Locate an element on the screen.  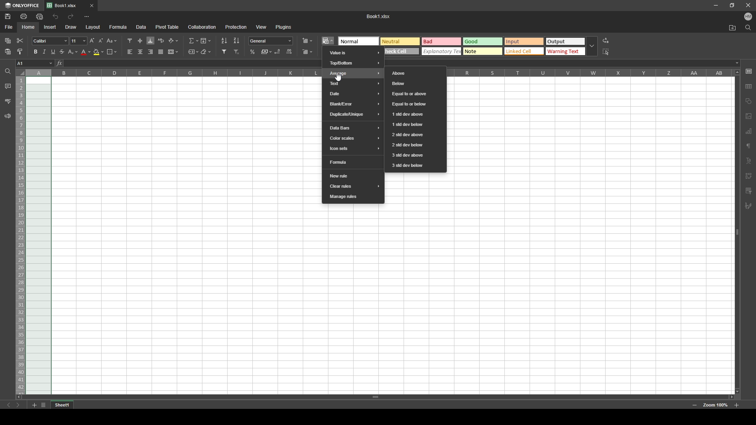
named ranges is located at coordinates (193, 52).